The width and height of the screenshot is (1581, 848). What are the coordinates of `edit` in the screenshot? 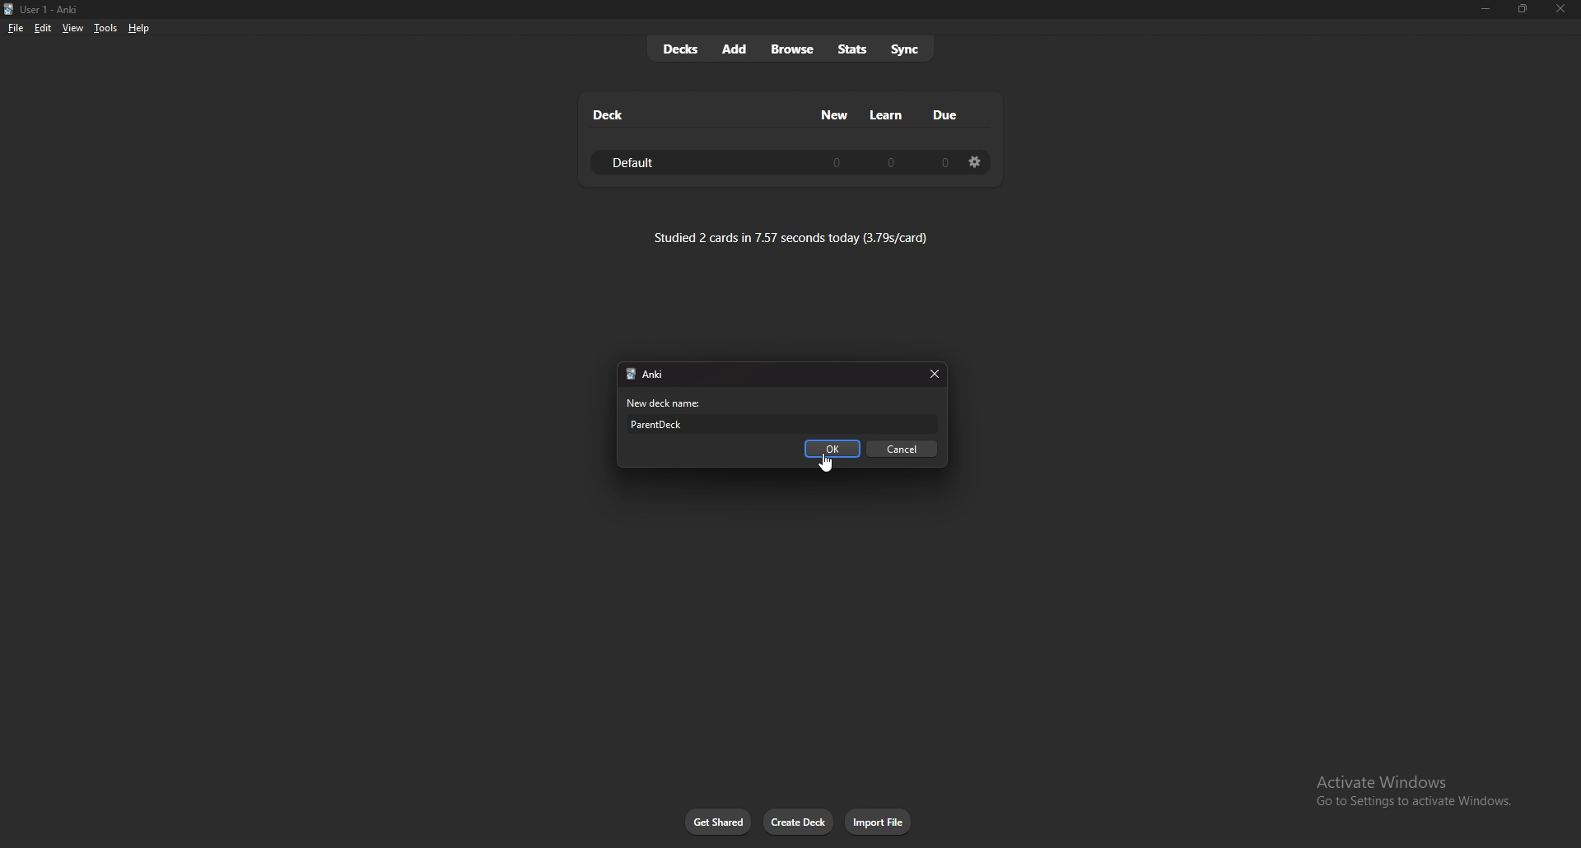 It's located at (41, 29).